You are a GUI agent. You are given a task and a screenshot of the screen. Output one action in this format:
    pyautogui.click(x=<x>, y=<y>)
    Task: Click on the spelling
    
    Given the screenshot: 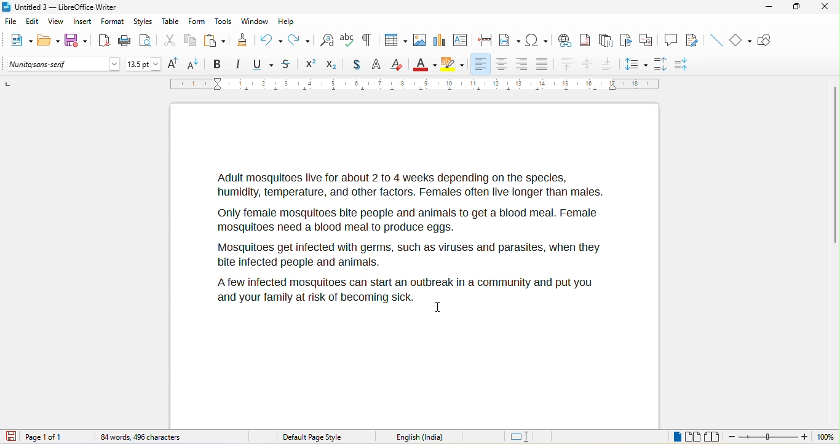 What is the action you would take?
    pyautogui.click(x=347, y=39)
    